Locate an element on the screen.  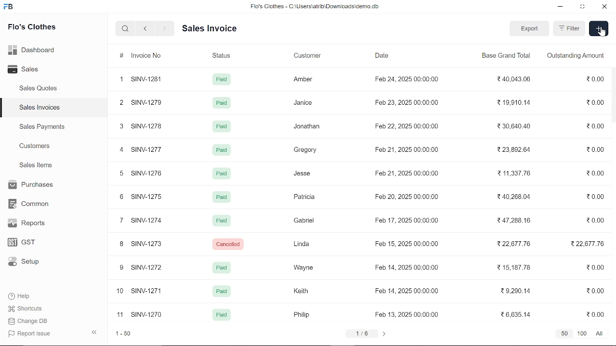
1-50 is located at coordinates (121, 334).